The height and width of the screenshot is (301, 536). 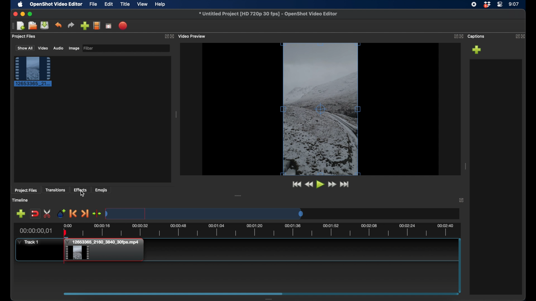 I want to click on drag handle, so click(x=11, y=26).